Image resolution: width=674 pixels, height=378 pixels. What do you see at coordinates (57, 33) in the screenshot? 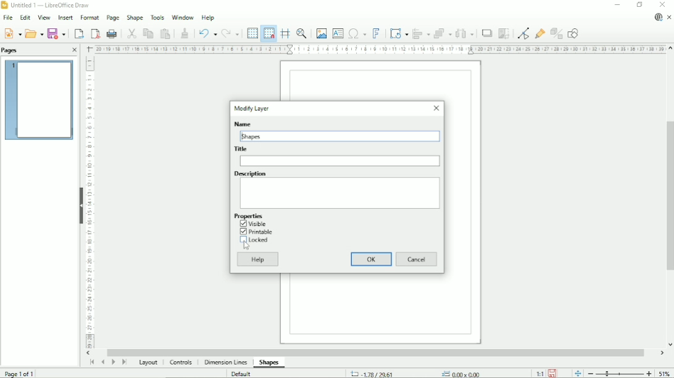
I see `Save` at bounding box center [57, 33].